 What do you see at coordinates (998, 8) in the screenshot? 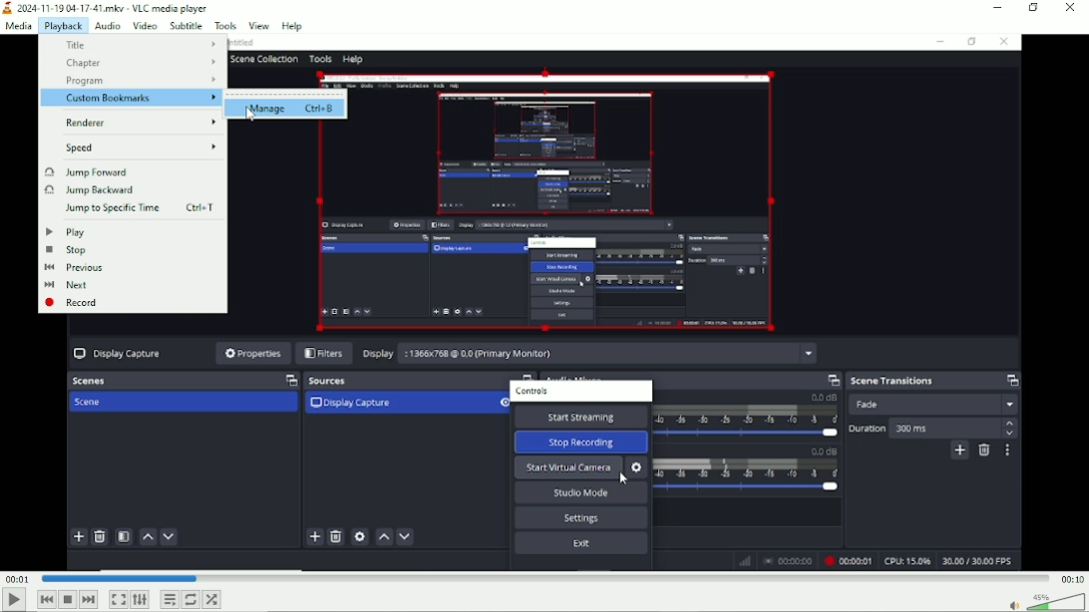
I see `Minimize` at bounding box center [998, 8].